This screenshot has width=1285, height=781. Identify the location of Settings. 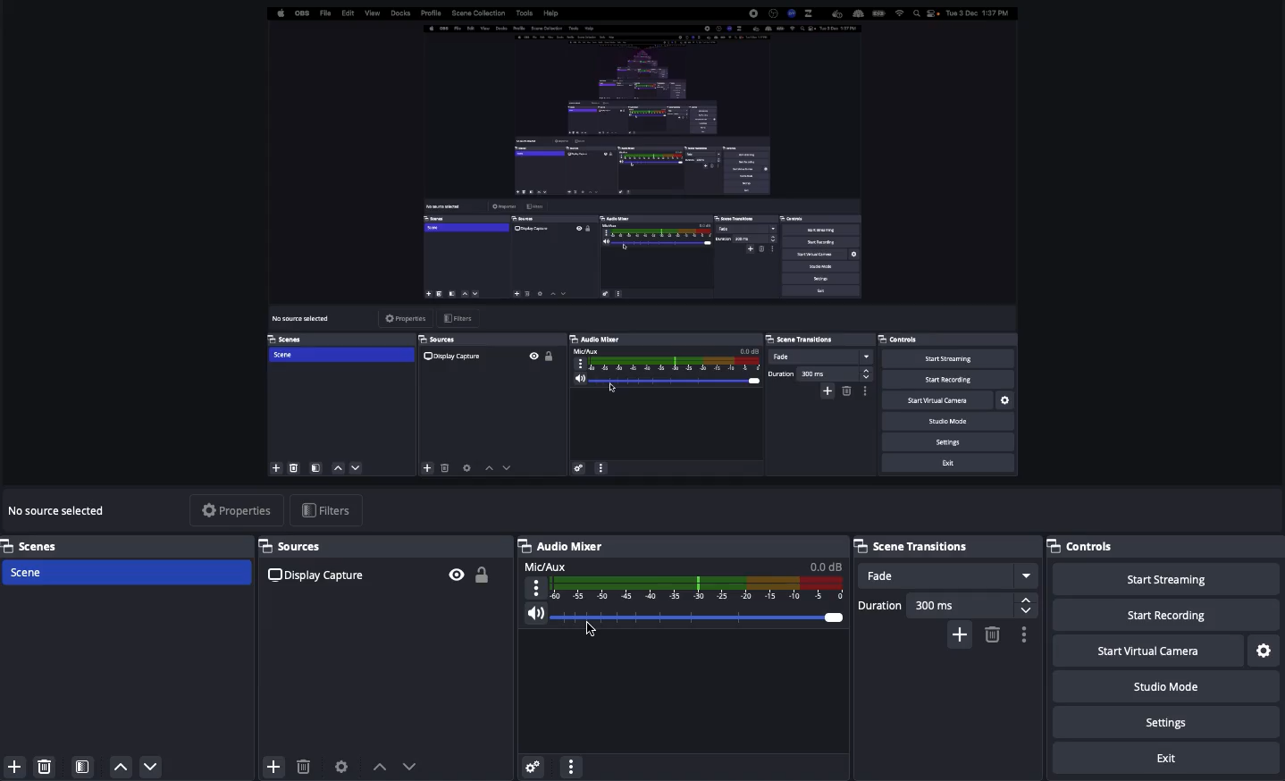
(1169, 723).